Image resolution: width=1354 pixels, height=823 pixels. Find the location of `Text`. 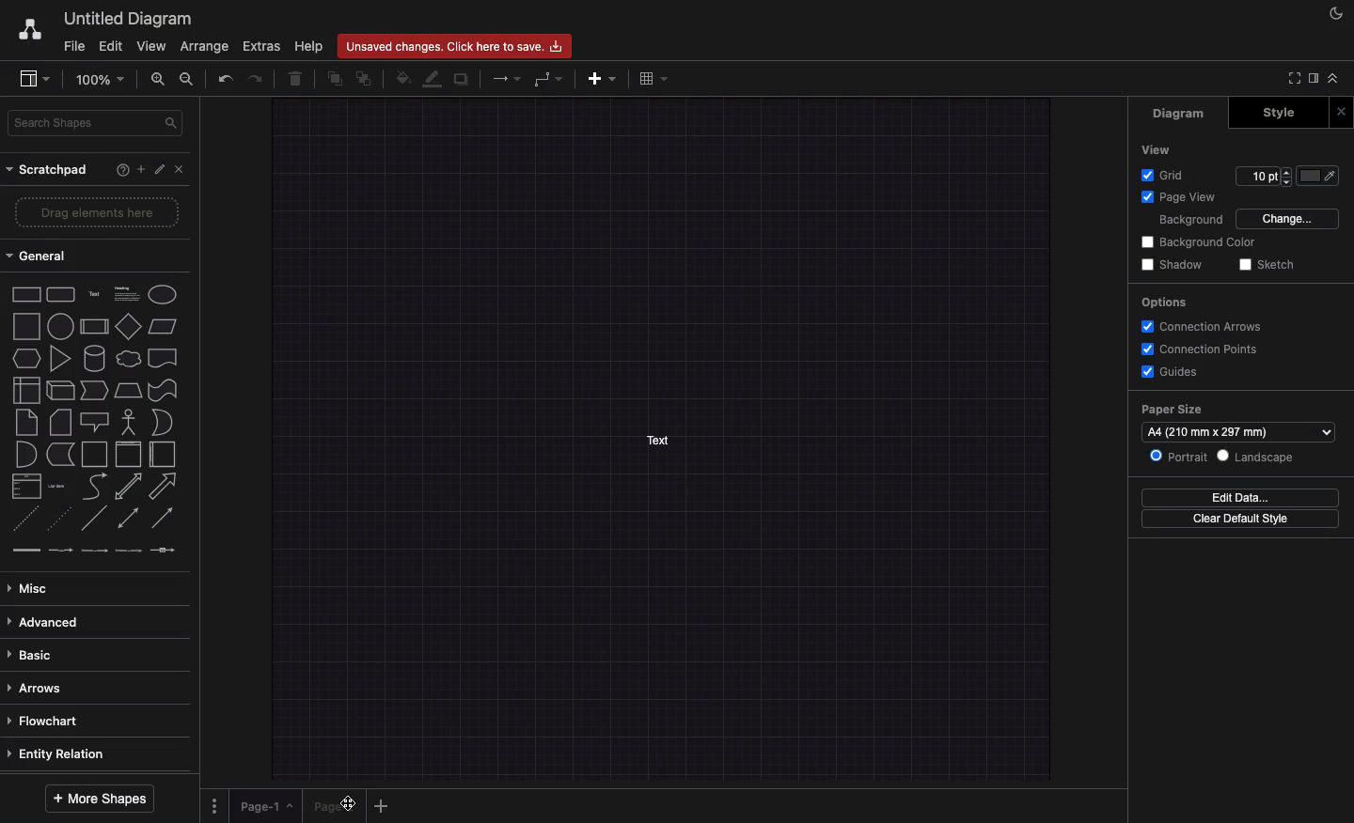

Text is located at coordinates (661, 440).